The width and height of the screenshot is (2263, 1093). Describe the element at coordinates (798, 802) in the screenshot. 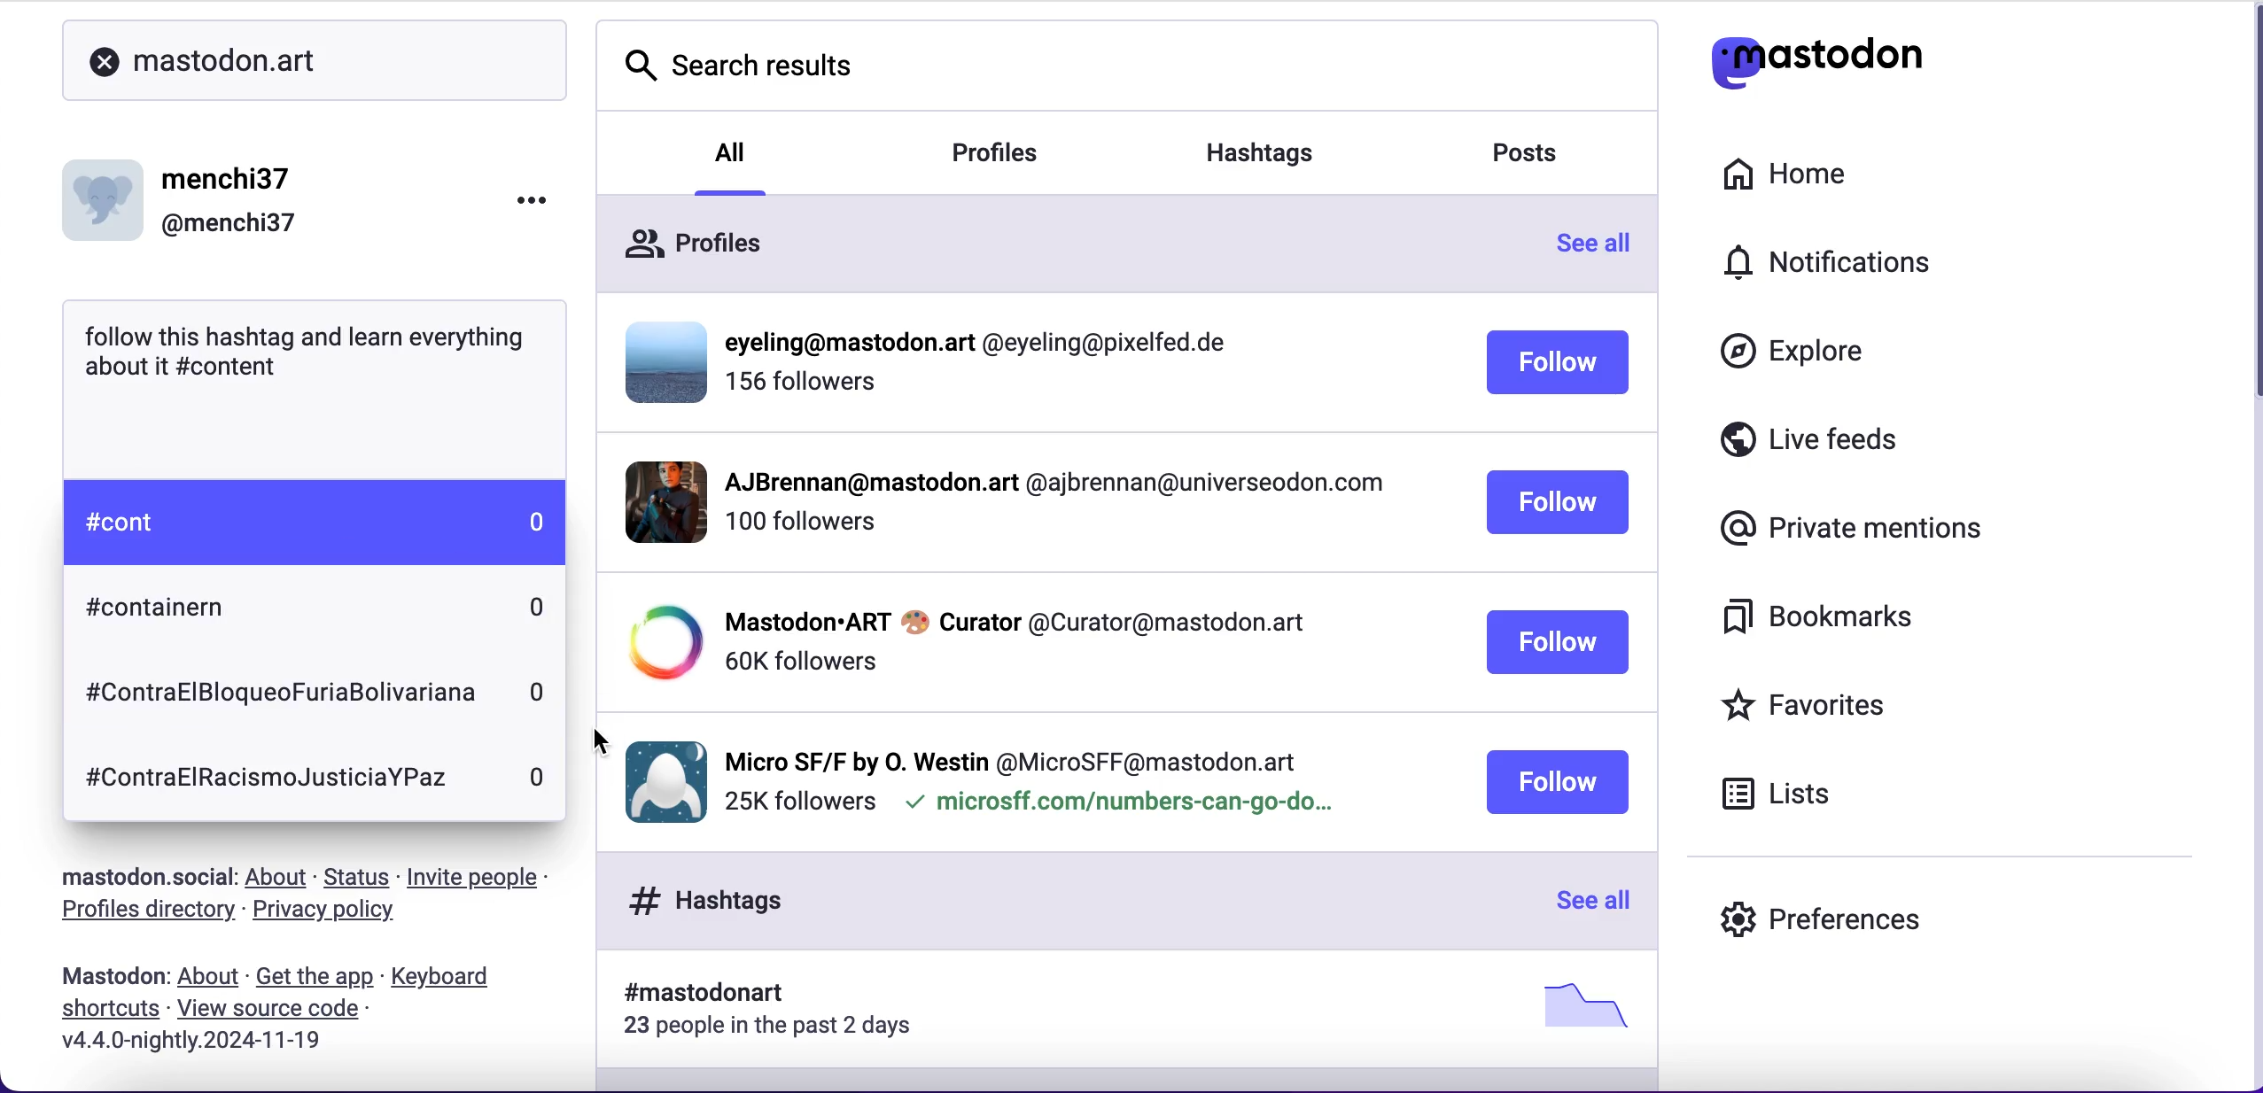

I see `followers` at that location.